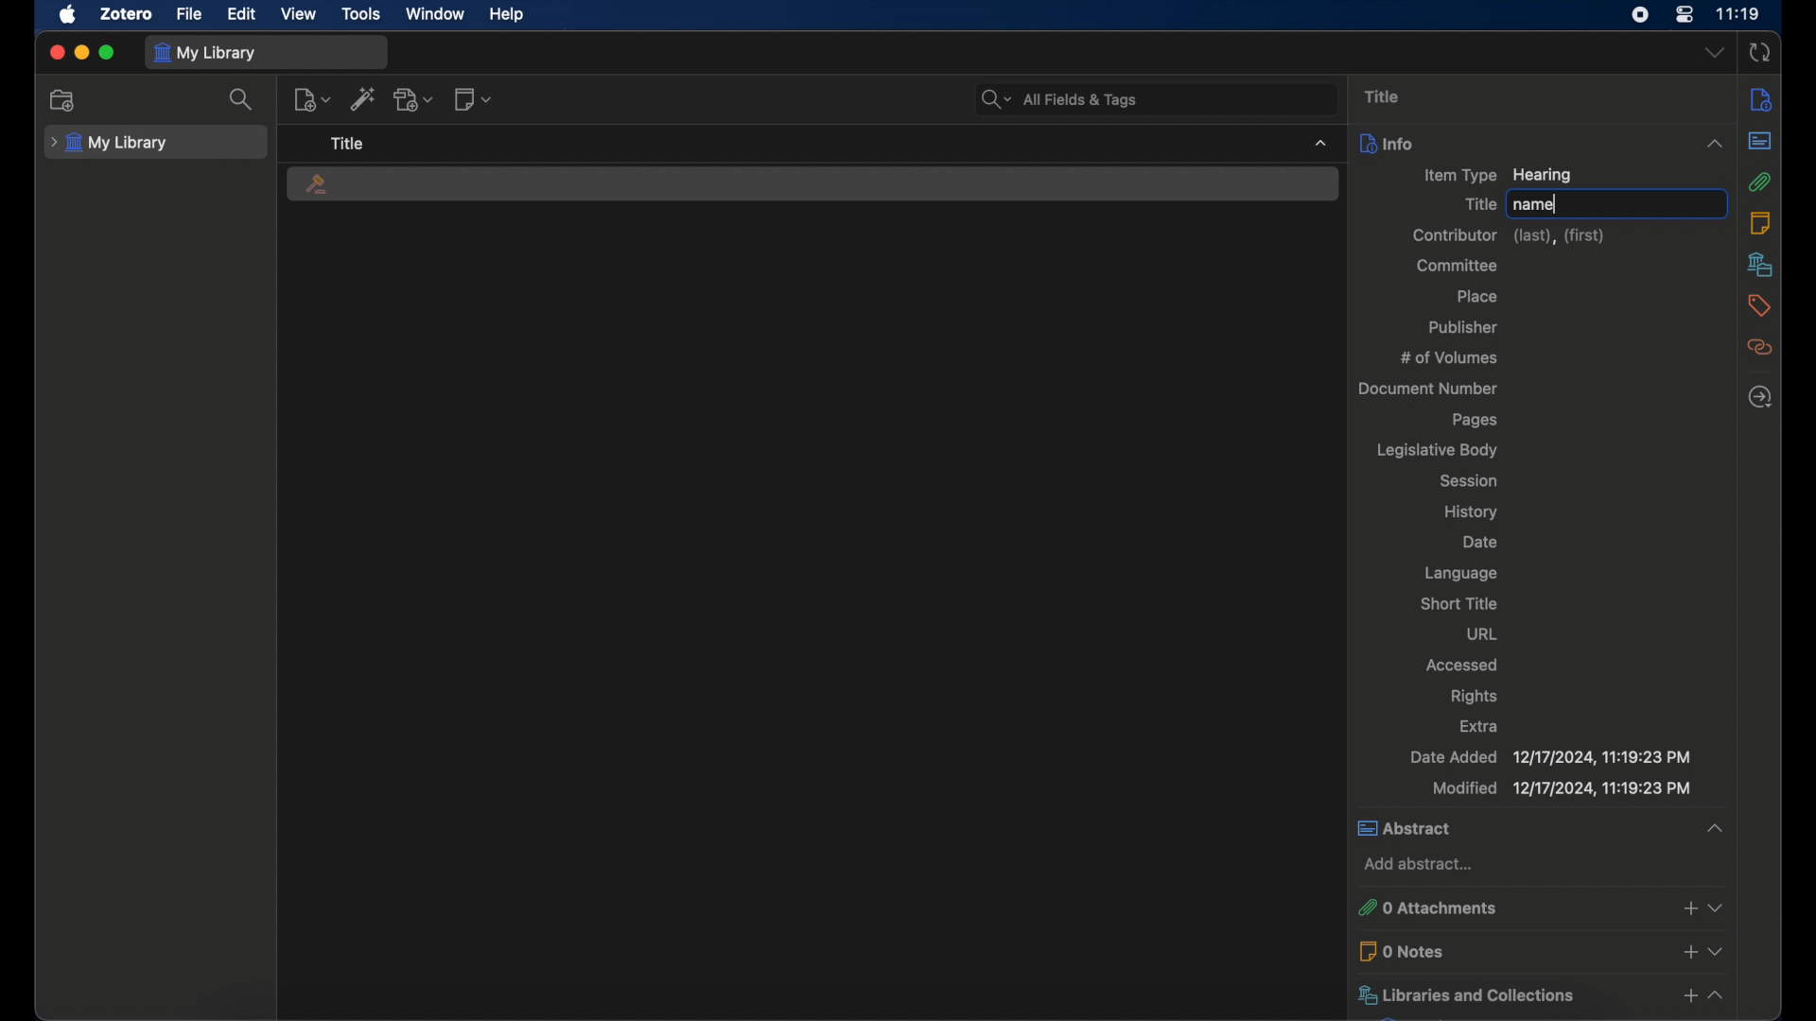 The width and height of the screenshot is (1816, 1021). Describe the element at coordinates (1543, 950) in the screenshot. I see `0 notes` at that location.